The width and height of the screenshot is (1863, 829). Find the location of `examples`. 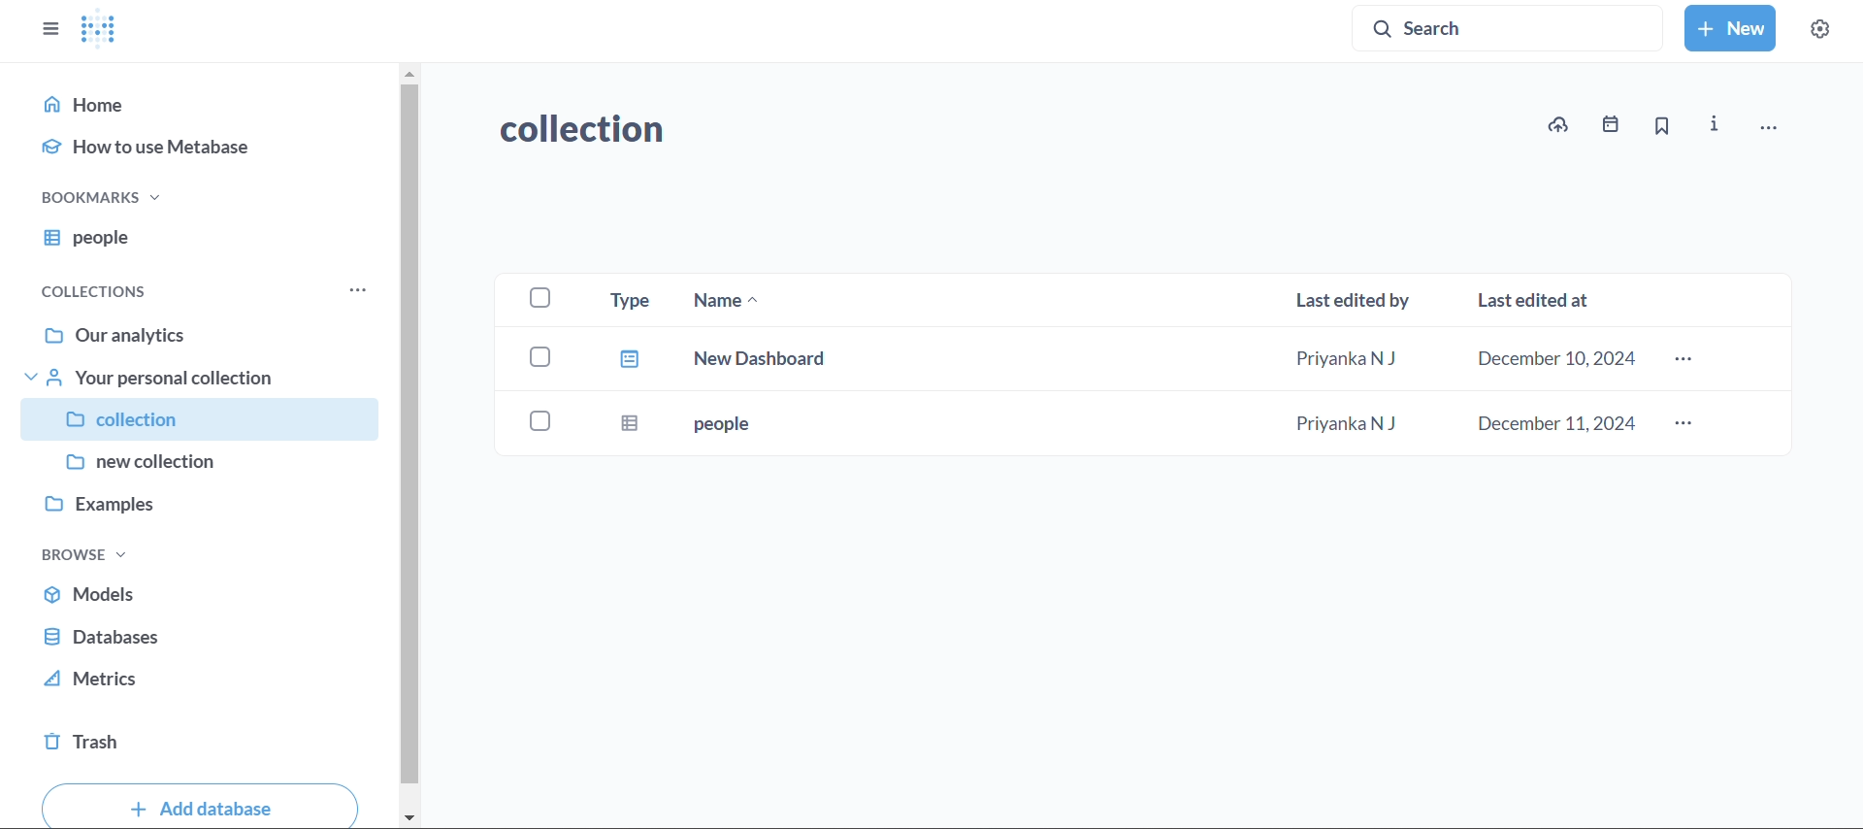

examples is located at coordinates (197, 508).